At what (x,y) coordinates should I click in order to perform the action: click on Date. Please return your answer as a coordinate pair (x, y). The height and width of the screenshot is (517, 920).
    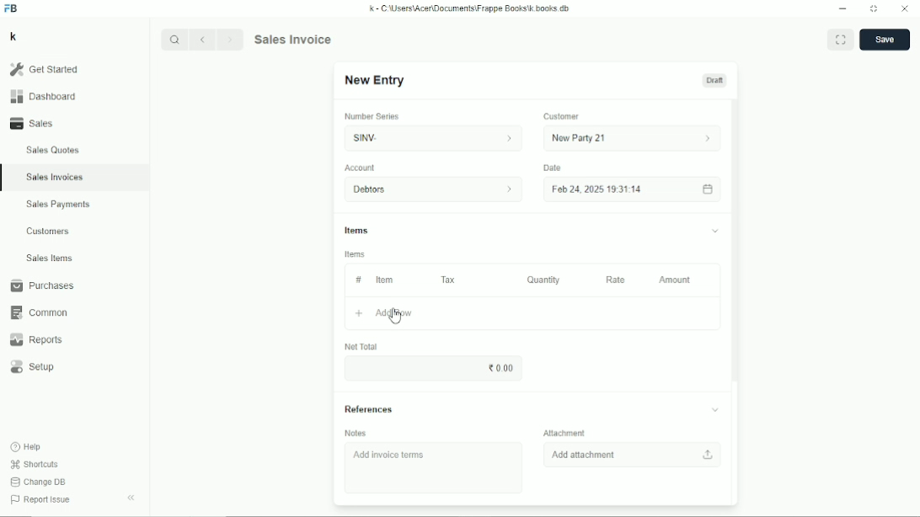
    Looking at the image, I should click on (552, 168).